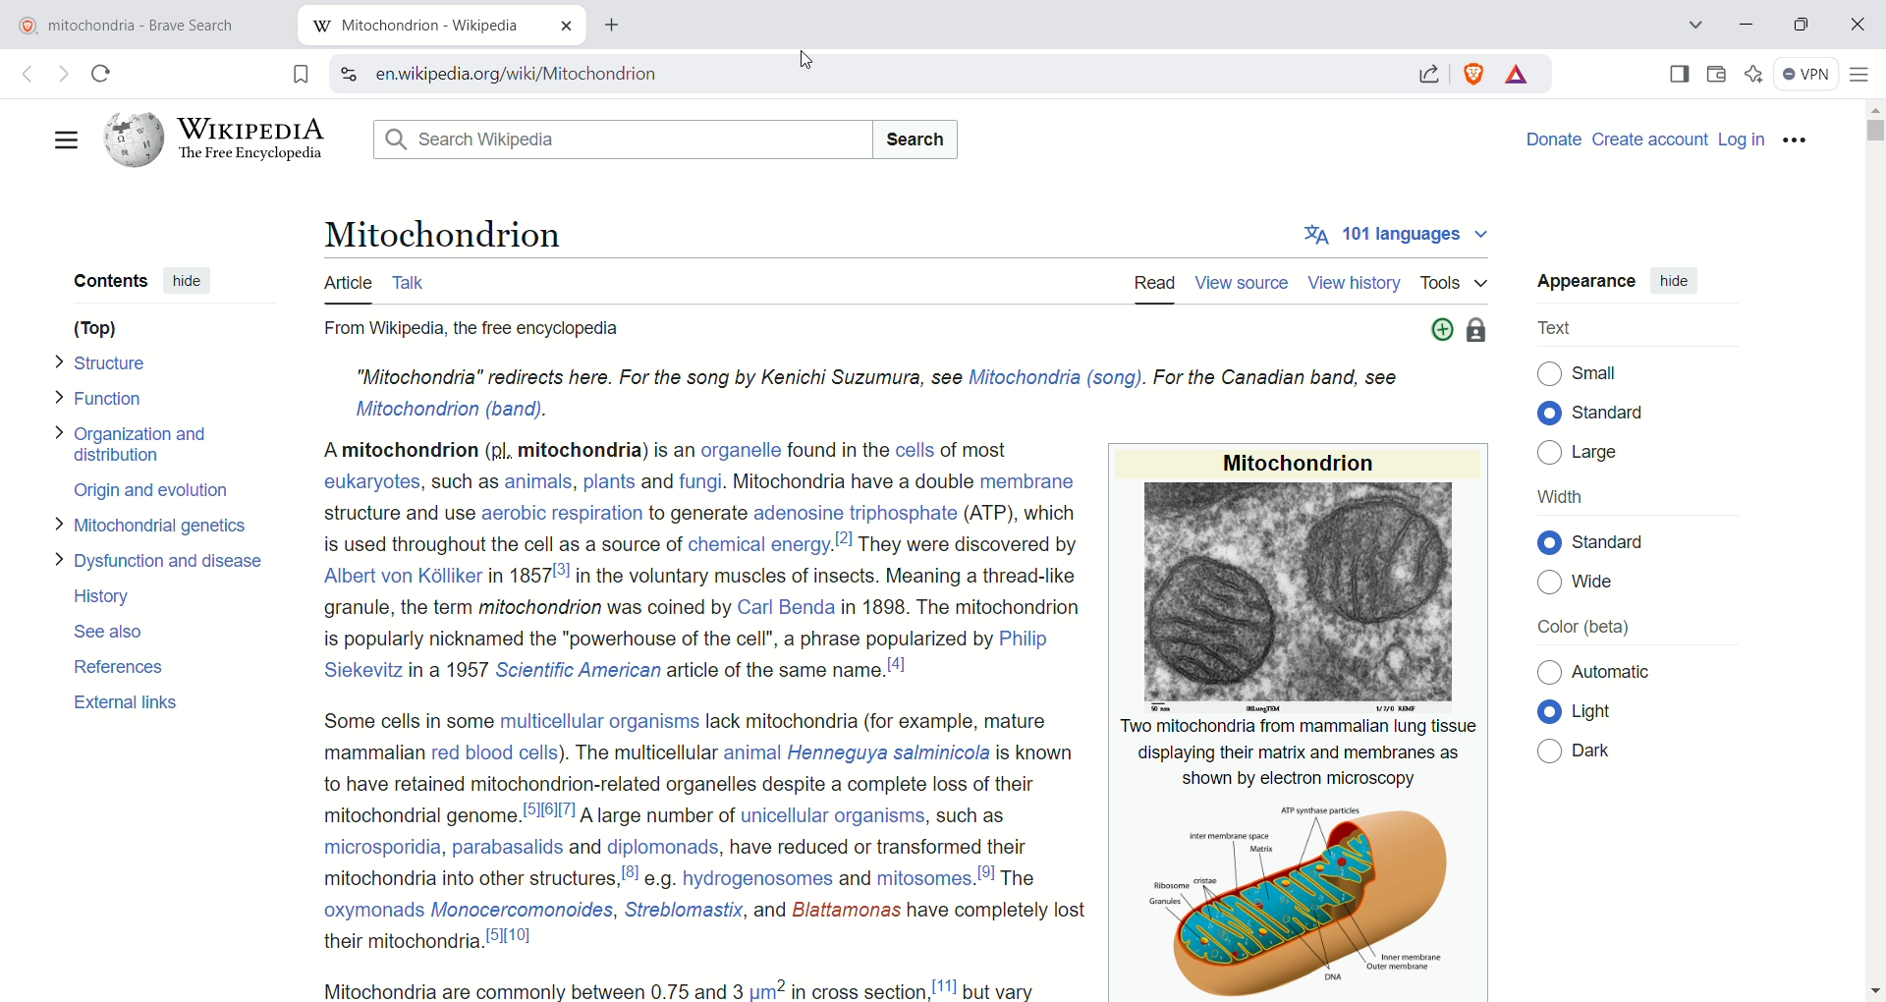 The width and height of the screenshot is (1886, 1002). Describe the element at coordinates (1612, 713) in the screenshot. I see `Light` at that location.